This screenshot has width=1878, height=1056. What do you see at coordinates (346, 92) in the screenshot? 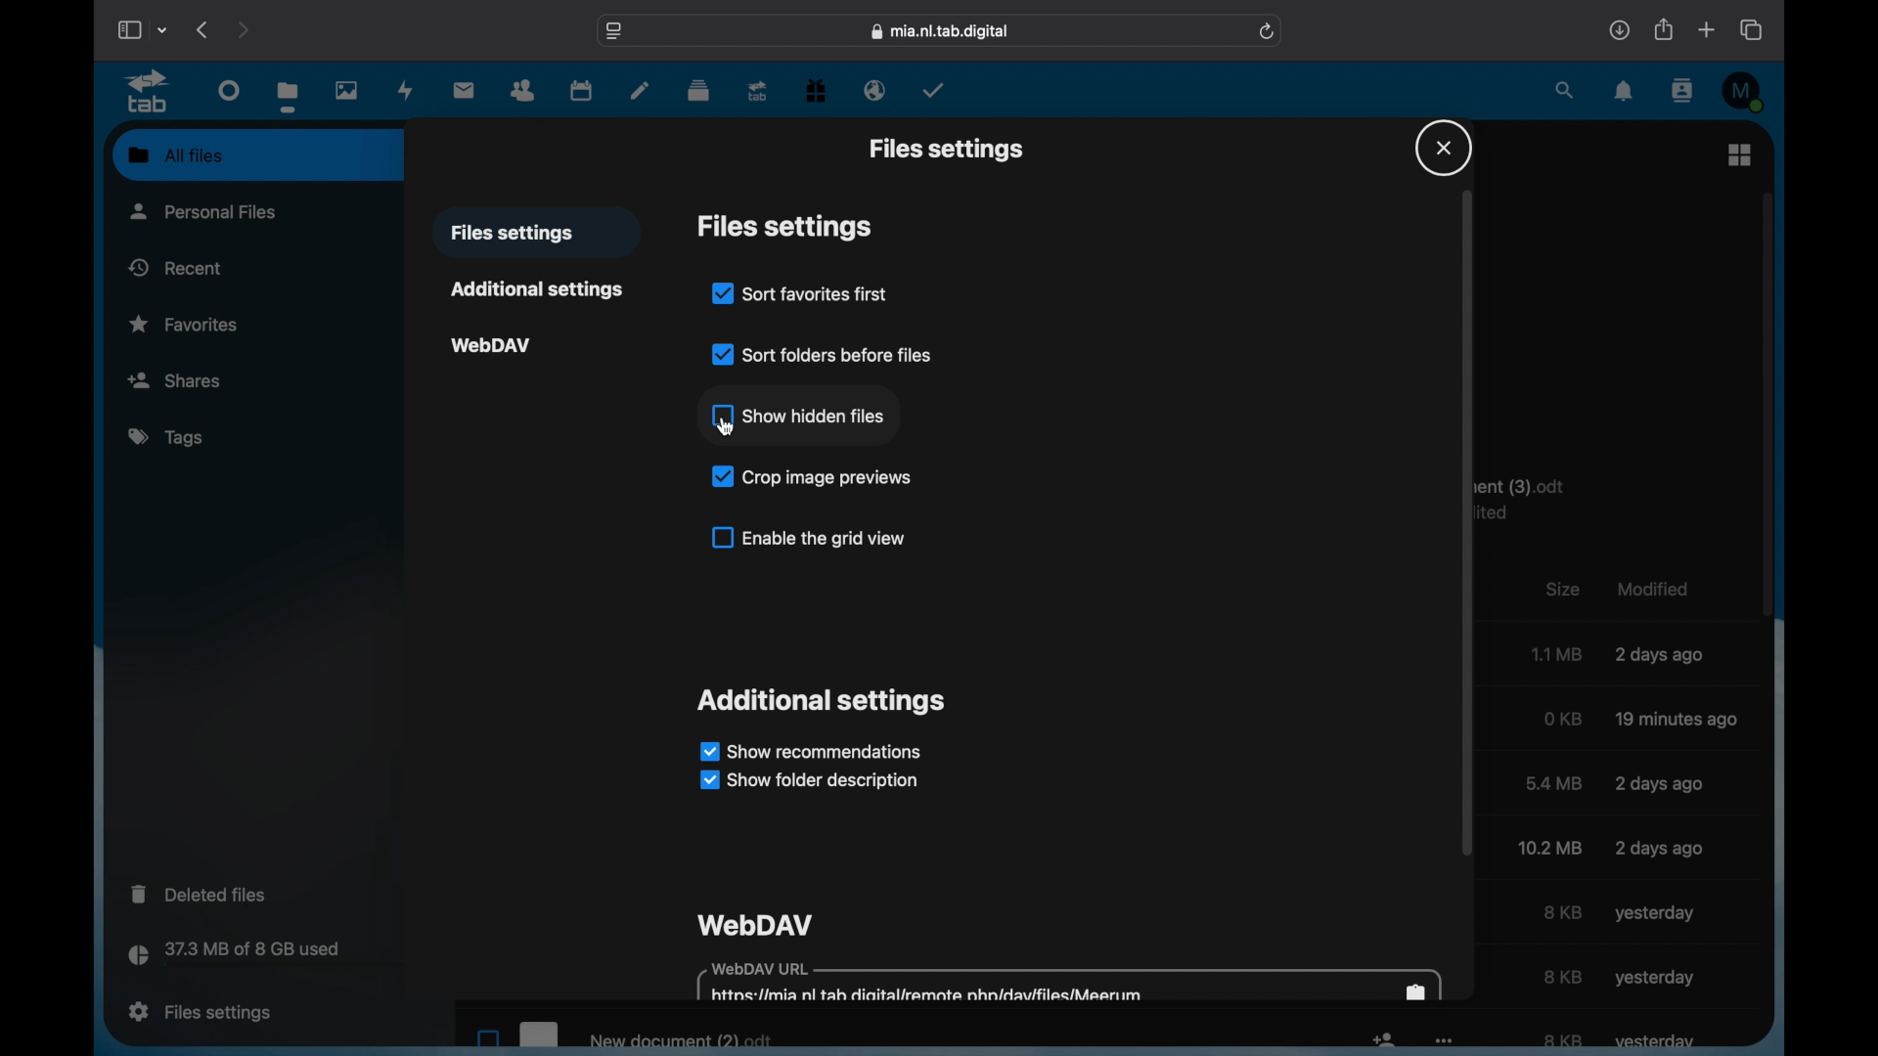
I see `photos` at bounding box center [346, 92].